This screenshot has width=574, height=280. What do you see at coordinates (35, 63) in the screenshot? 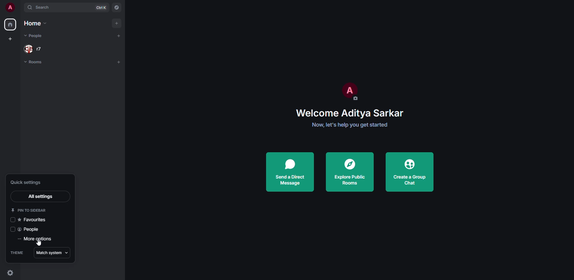
I see `rooms` at bounding box center [35, 63].